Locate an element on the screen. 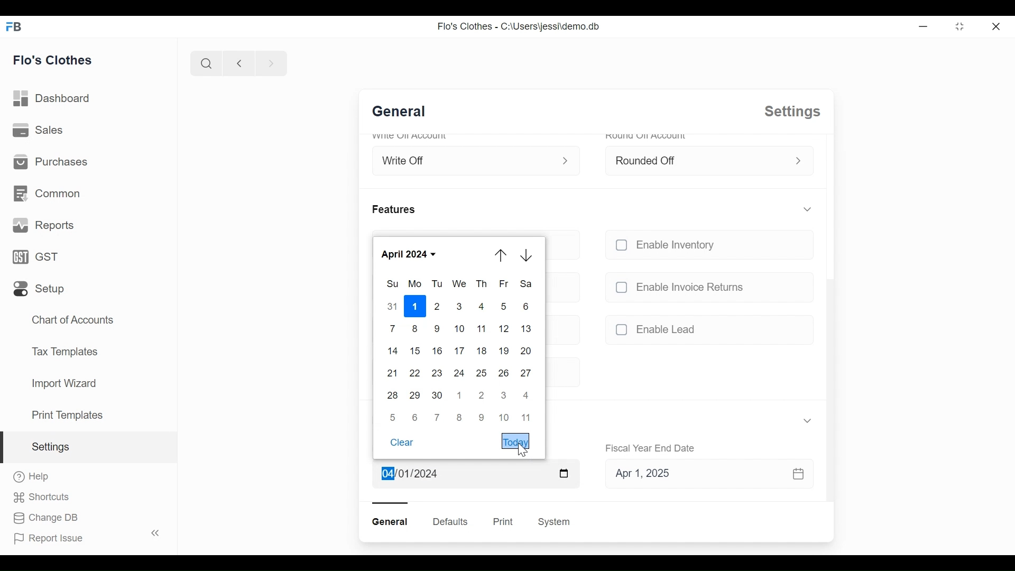 The image size is (1015, 571). 22 is located at coordinates (414, 373).